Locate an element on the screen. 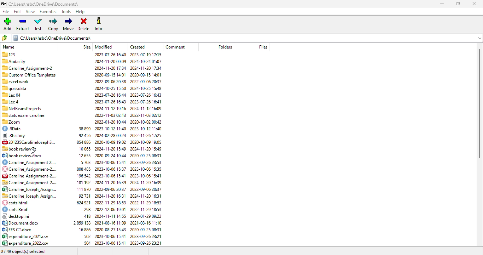  vertical scroll bar is located at coordinates (479, 103).